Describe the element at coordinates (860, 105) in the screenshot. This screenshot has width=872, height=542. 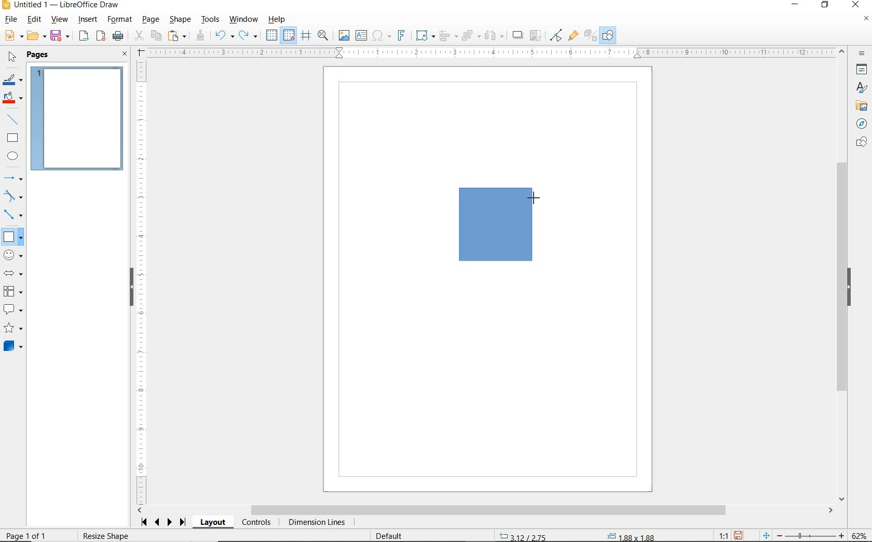
I see `GALLERY` at that location.